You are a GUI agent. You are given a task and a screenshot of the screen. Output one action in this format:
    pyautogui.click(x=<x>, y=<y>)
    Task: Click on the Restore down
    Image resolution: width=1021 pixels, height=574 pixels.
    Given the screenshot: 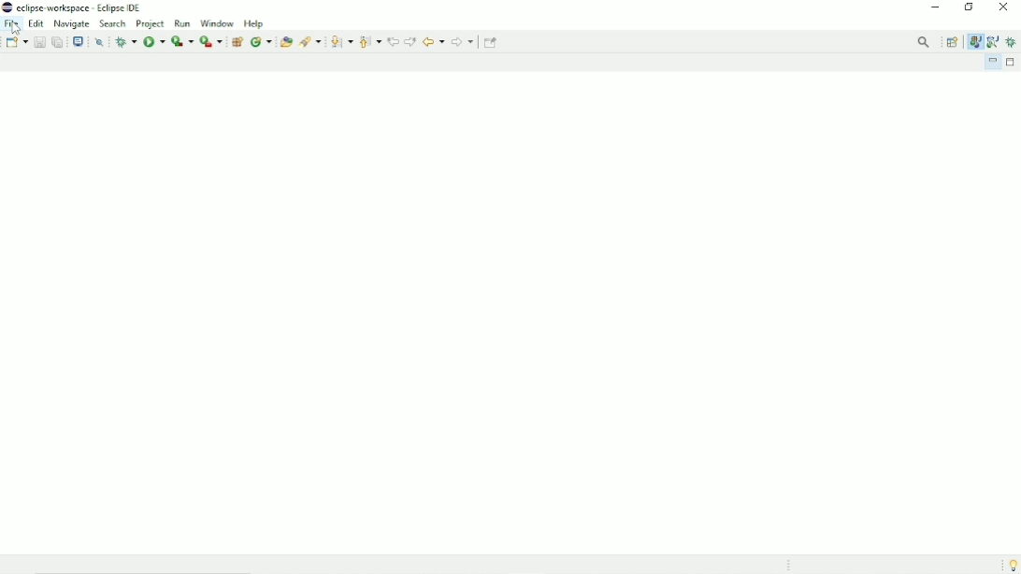 What is the action you would take?
    pyautogui.click(x=967, y=9)
    